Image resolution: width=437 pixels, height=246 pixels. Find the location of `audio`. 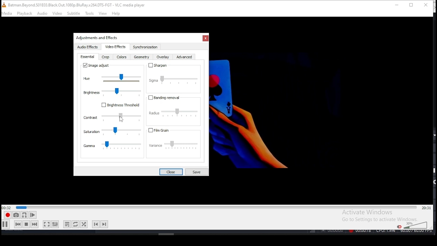

audio is located at coordinates (43, 14).